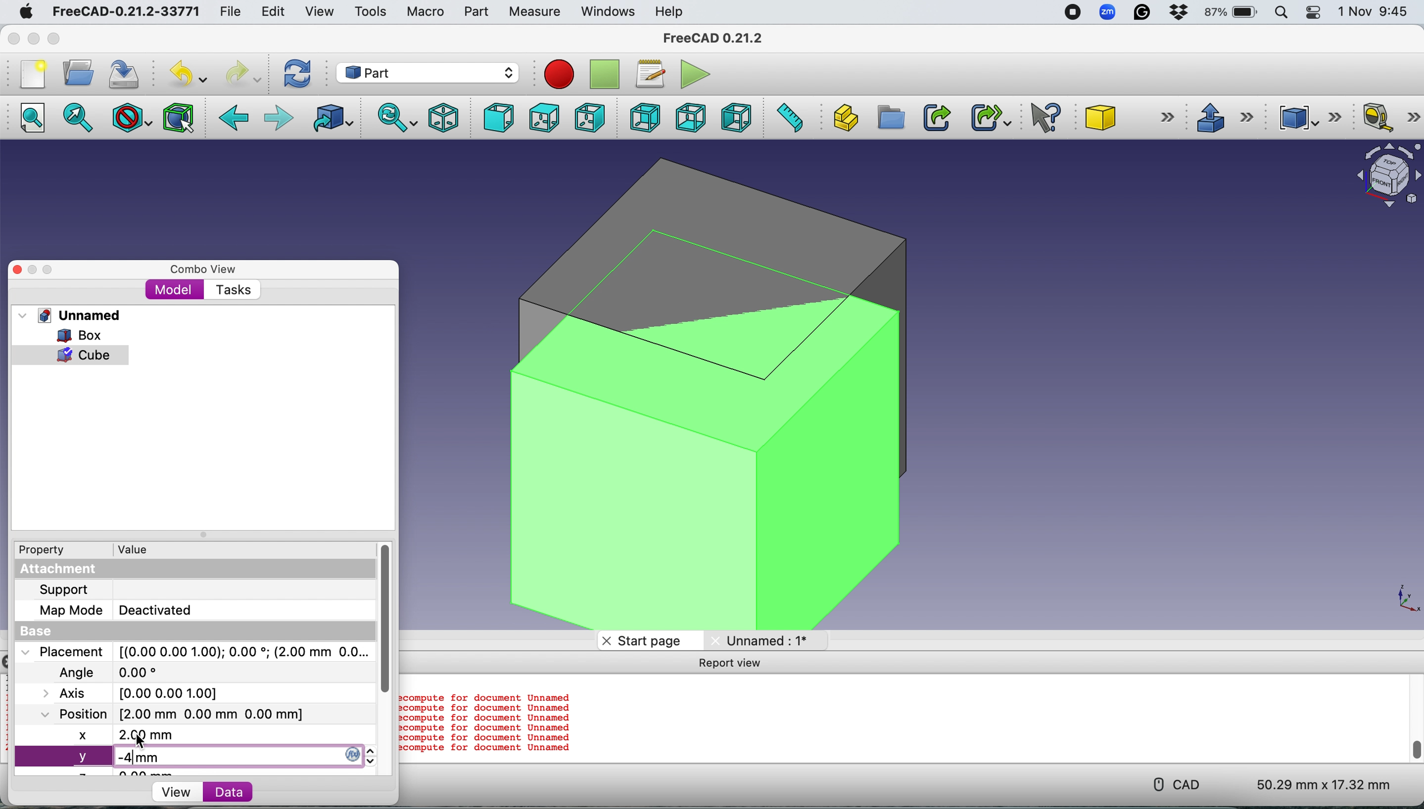 This screenshot has width=1424, height=809. I want to click on Sync view, so click(393, 117).